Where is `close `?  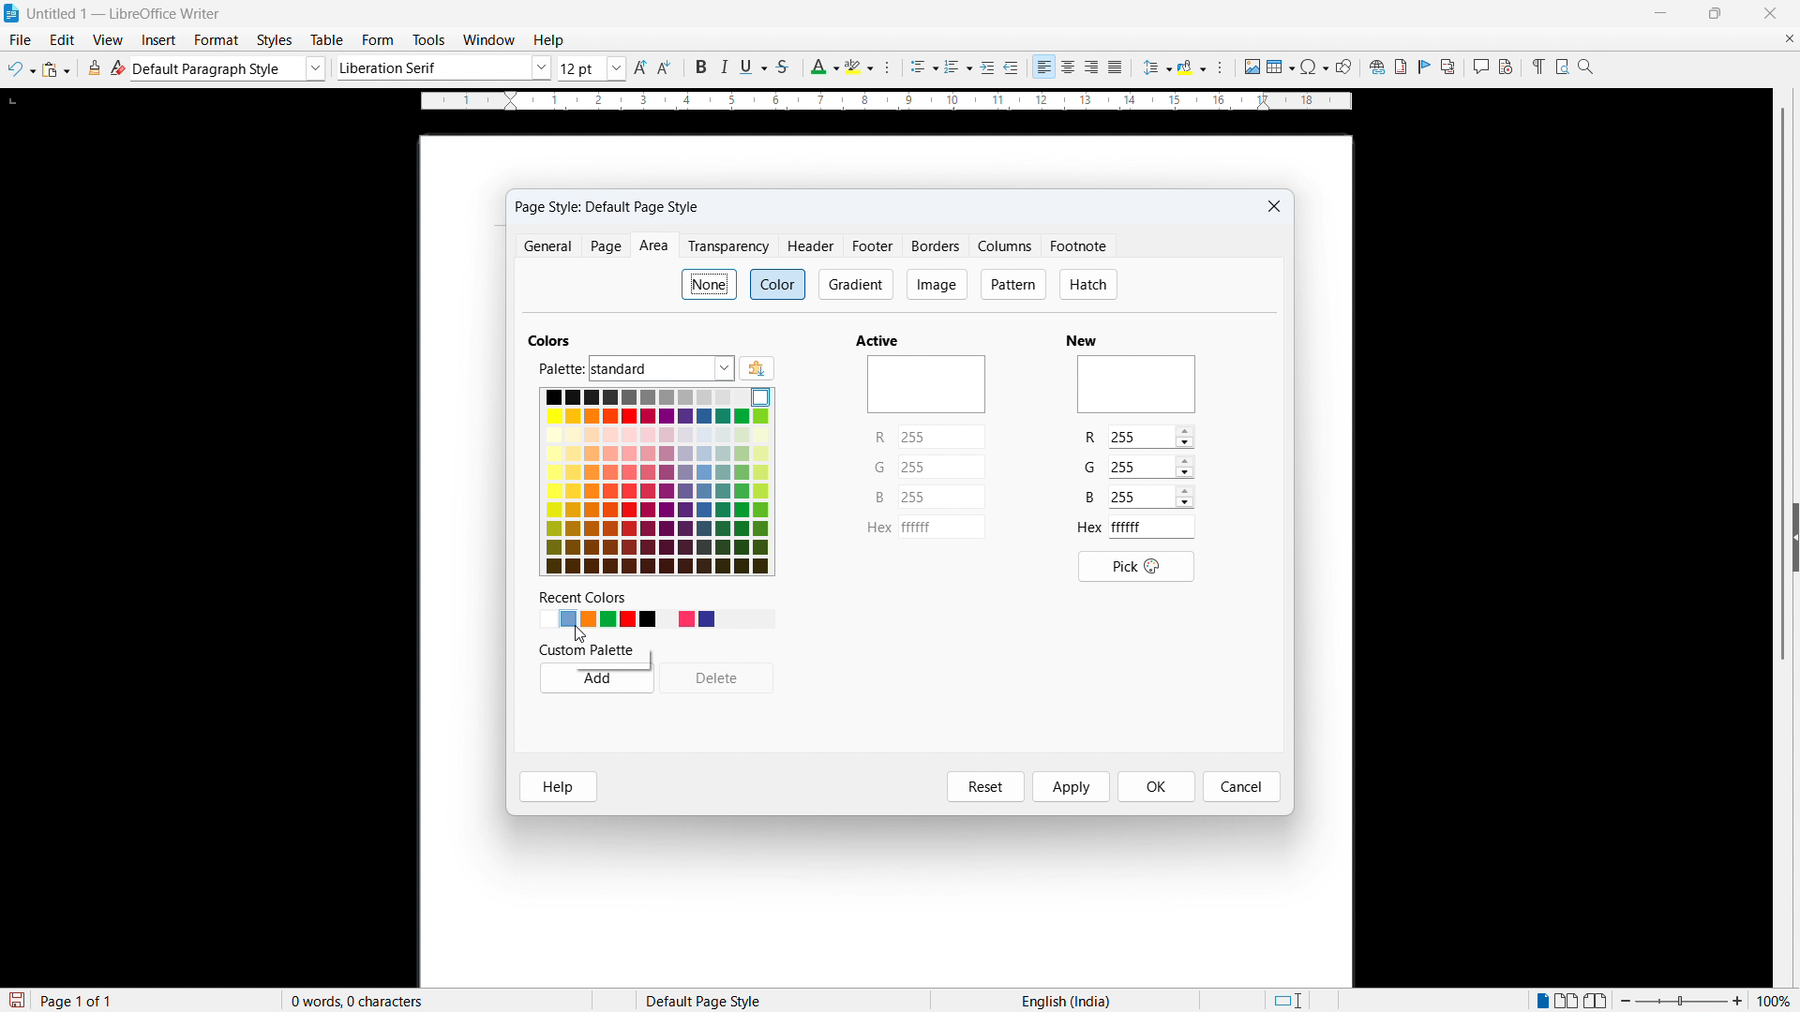 close  is located at coordinates (1275, 206).